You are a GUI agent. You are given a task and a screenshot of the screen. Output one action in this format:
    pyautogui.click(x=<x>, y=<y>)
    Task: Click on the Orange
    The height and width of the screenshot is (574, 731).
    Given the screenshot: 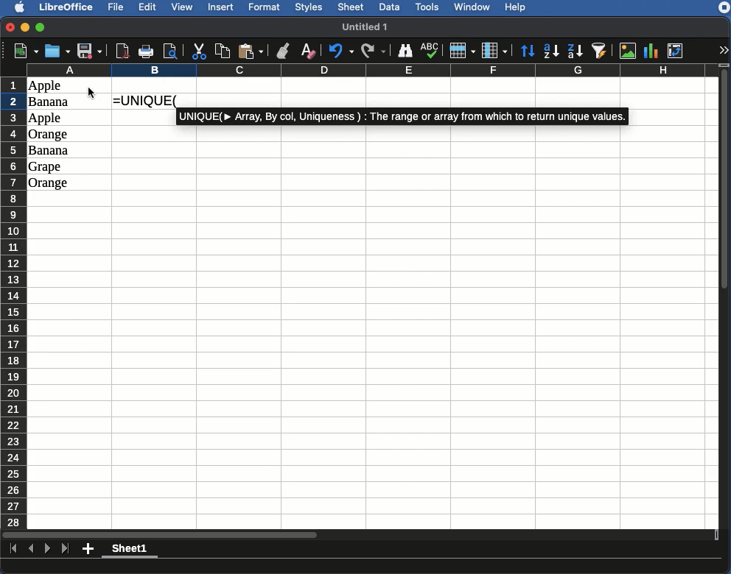 What is the action you would take?
    pyautogui.click(x=49, y=135)
    